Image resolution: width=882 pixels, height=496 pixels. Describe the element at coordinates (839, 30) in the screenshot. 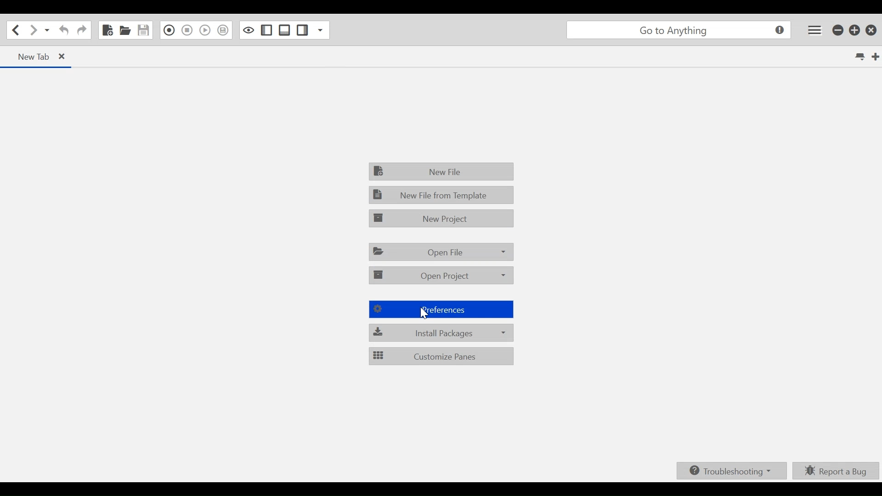

I see `minimize` at that location.